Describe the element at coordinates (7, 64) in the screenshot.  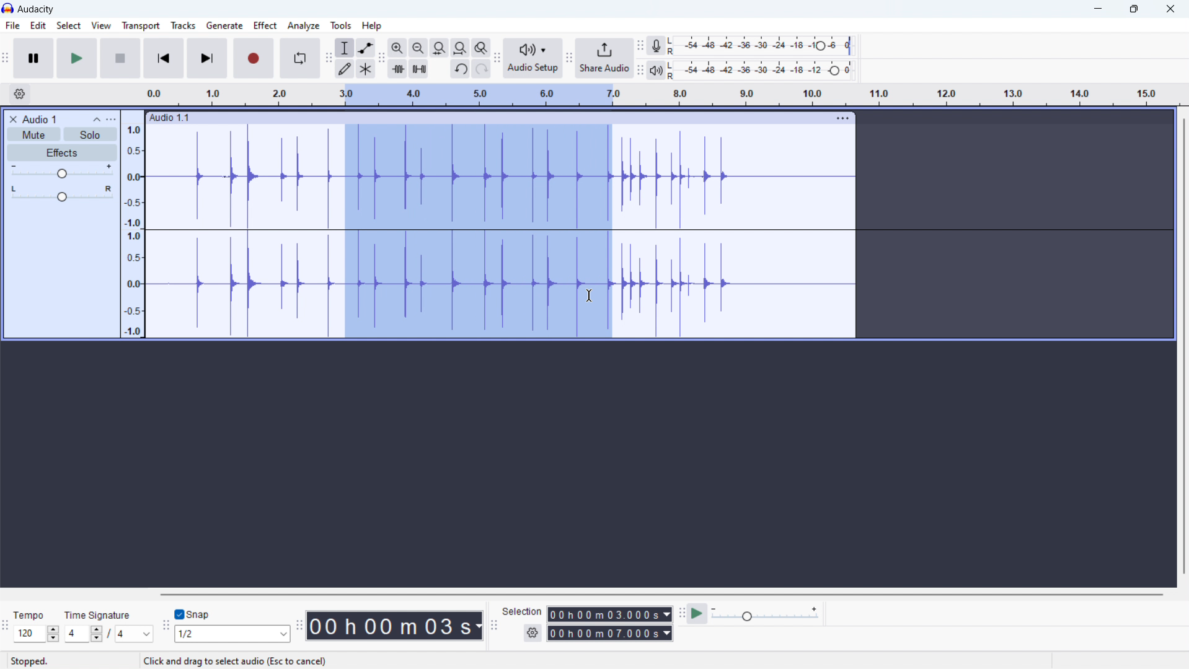
I see `transport tool bar` at that location.